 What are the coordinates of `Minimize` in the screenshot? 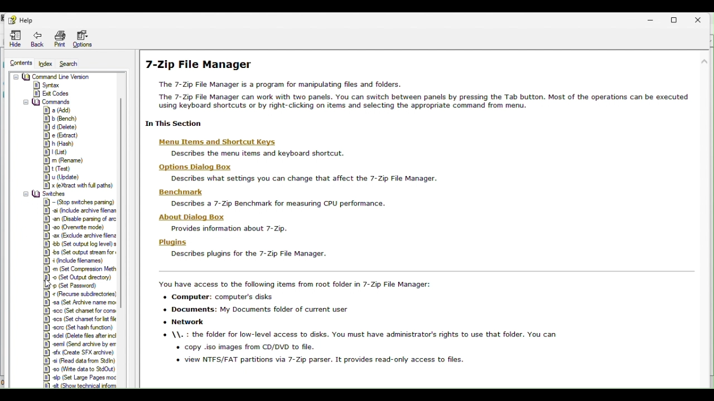 It's located at (656, 18).